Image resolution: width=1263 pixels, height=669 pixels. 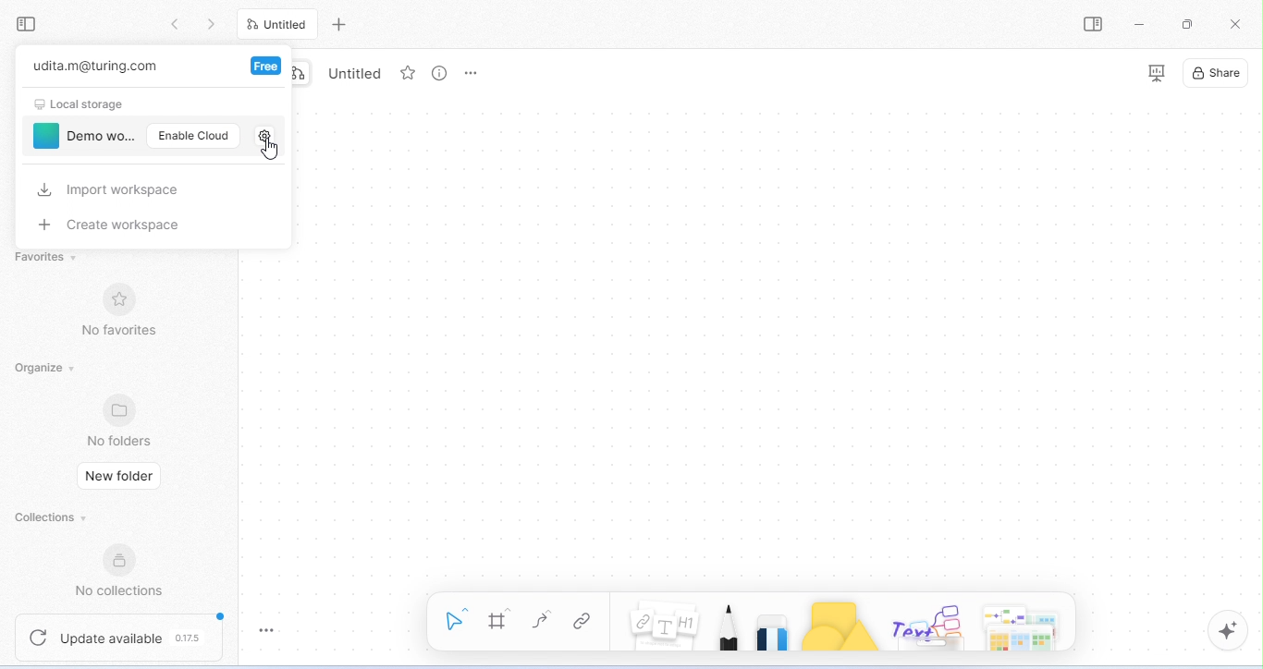 I want to click on open or close side bar, so click(x=1093, y=24).